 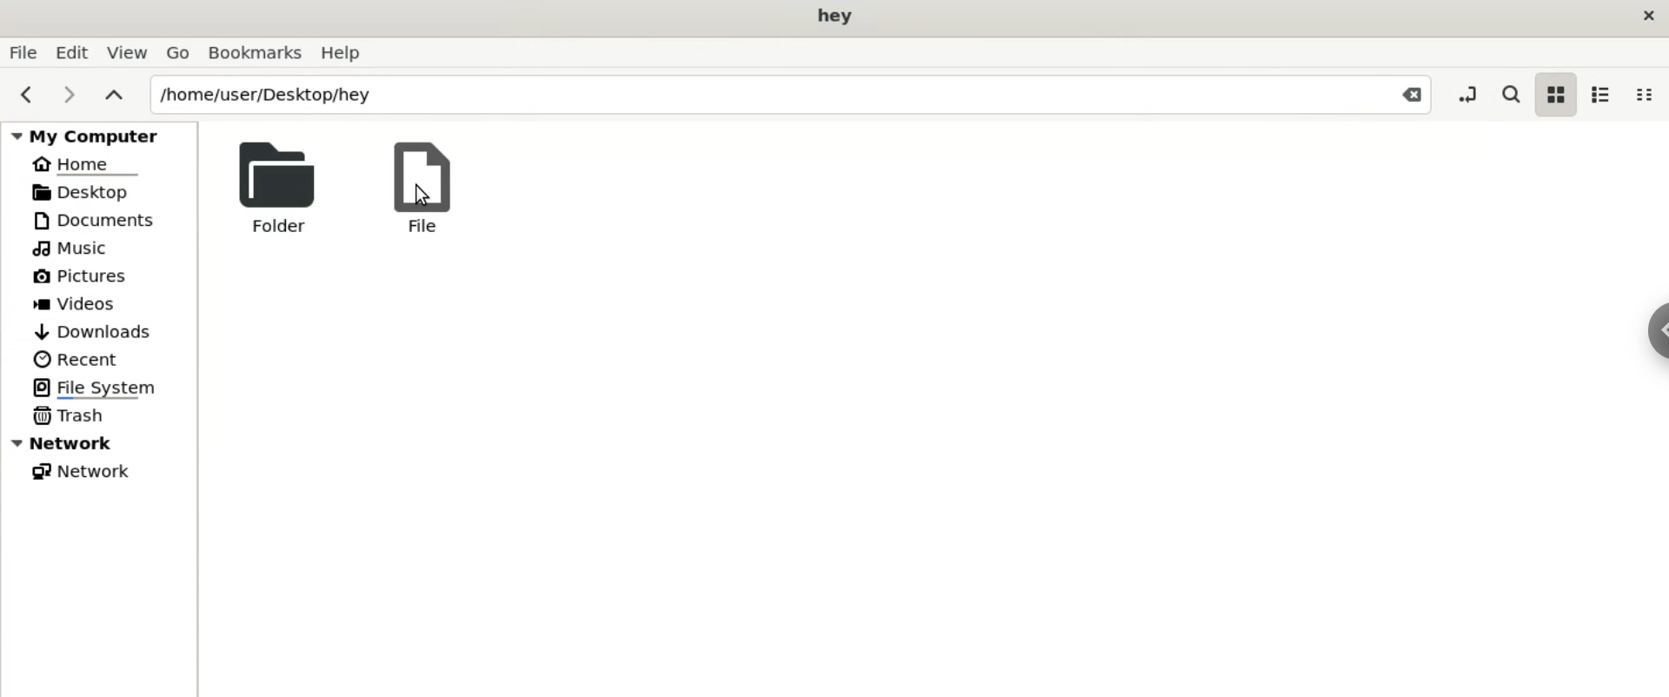 I want to click on list view, so click(x=1598, y=96).